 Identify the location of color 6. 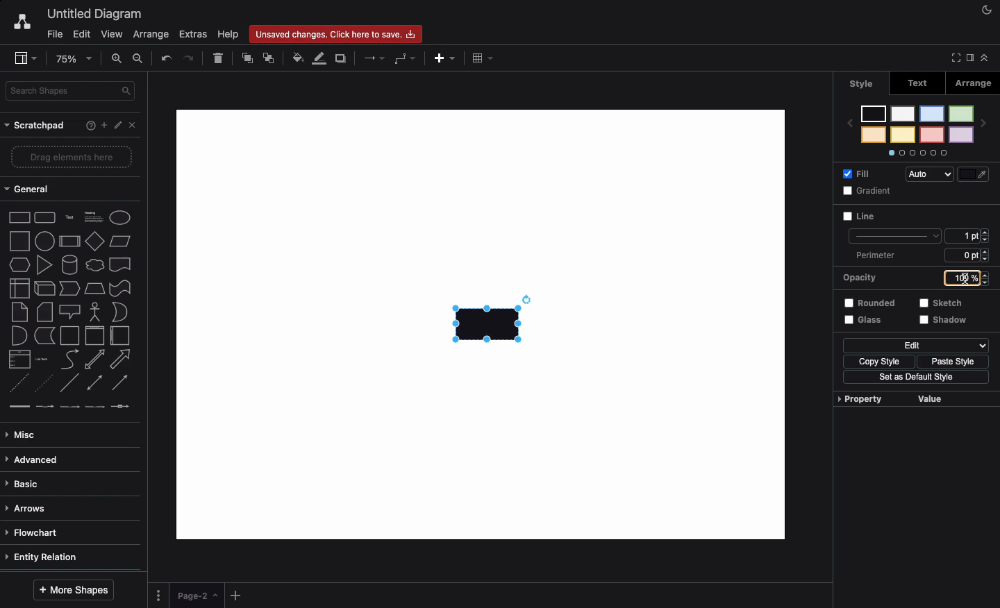
(902, 135).